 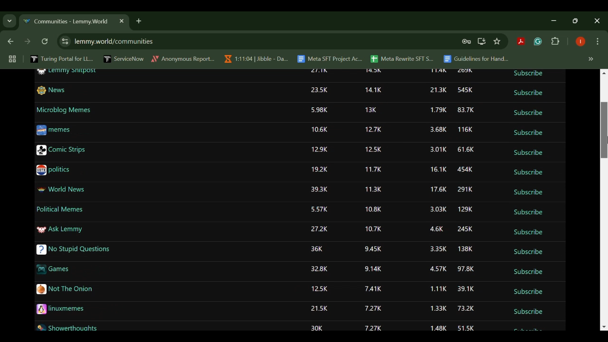 What do you see at coordinates (529, 233) in the screenshot?
I see `Subscribe` at bounding box center [529, 233].